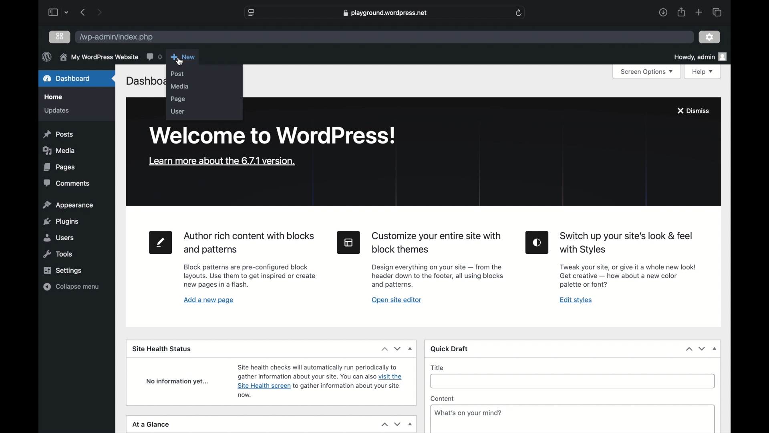 This screenshot has width=769, height=433. I want to click on stepper buttons, so click(391, 349).